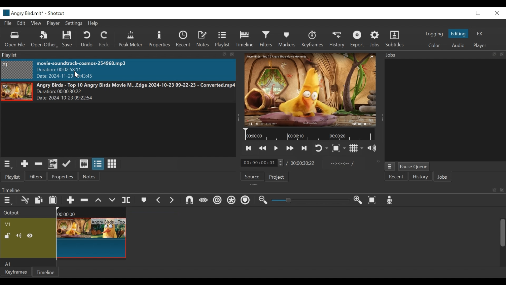  Describe the element at coordinates (98, 164) in the screenshot. I see `View as files` at that location.